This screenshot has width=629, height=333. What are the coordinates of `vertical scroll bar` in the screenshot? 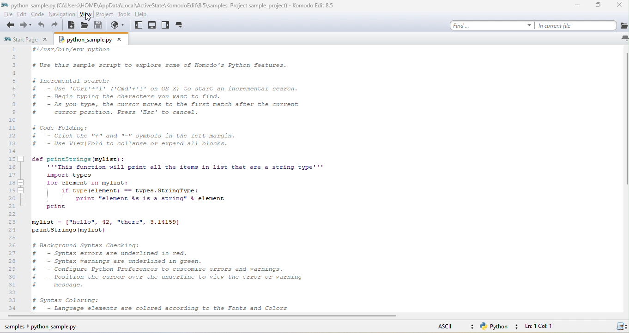 It's located at (625, 121).